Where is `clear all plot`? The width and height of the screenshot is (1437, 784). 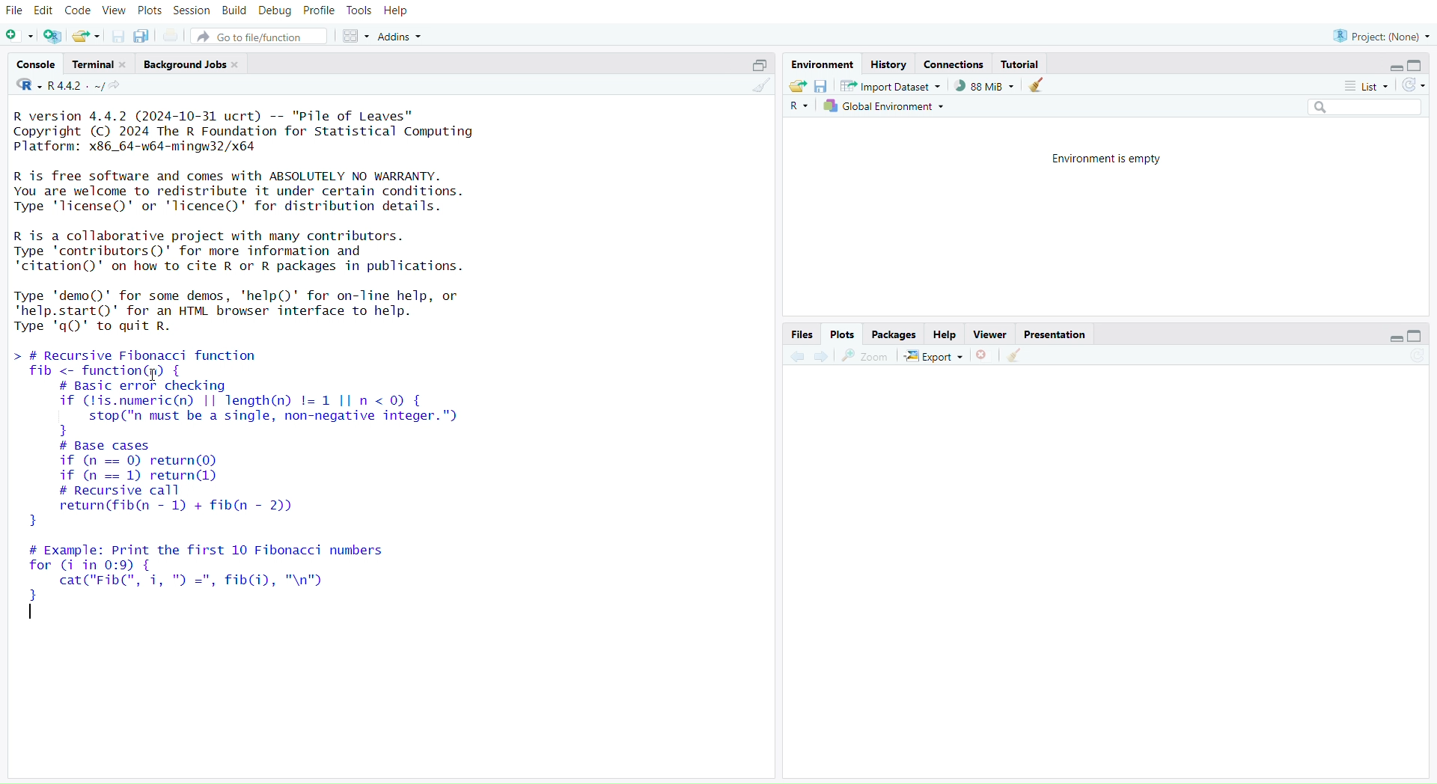
clear all plot is located at coordinates (1019, 356).